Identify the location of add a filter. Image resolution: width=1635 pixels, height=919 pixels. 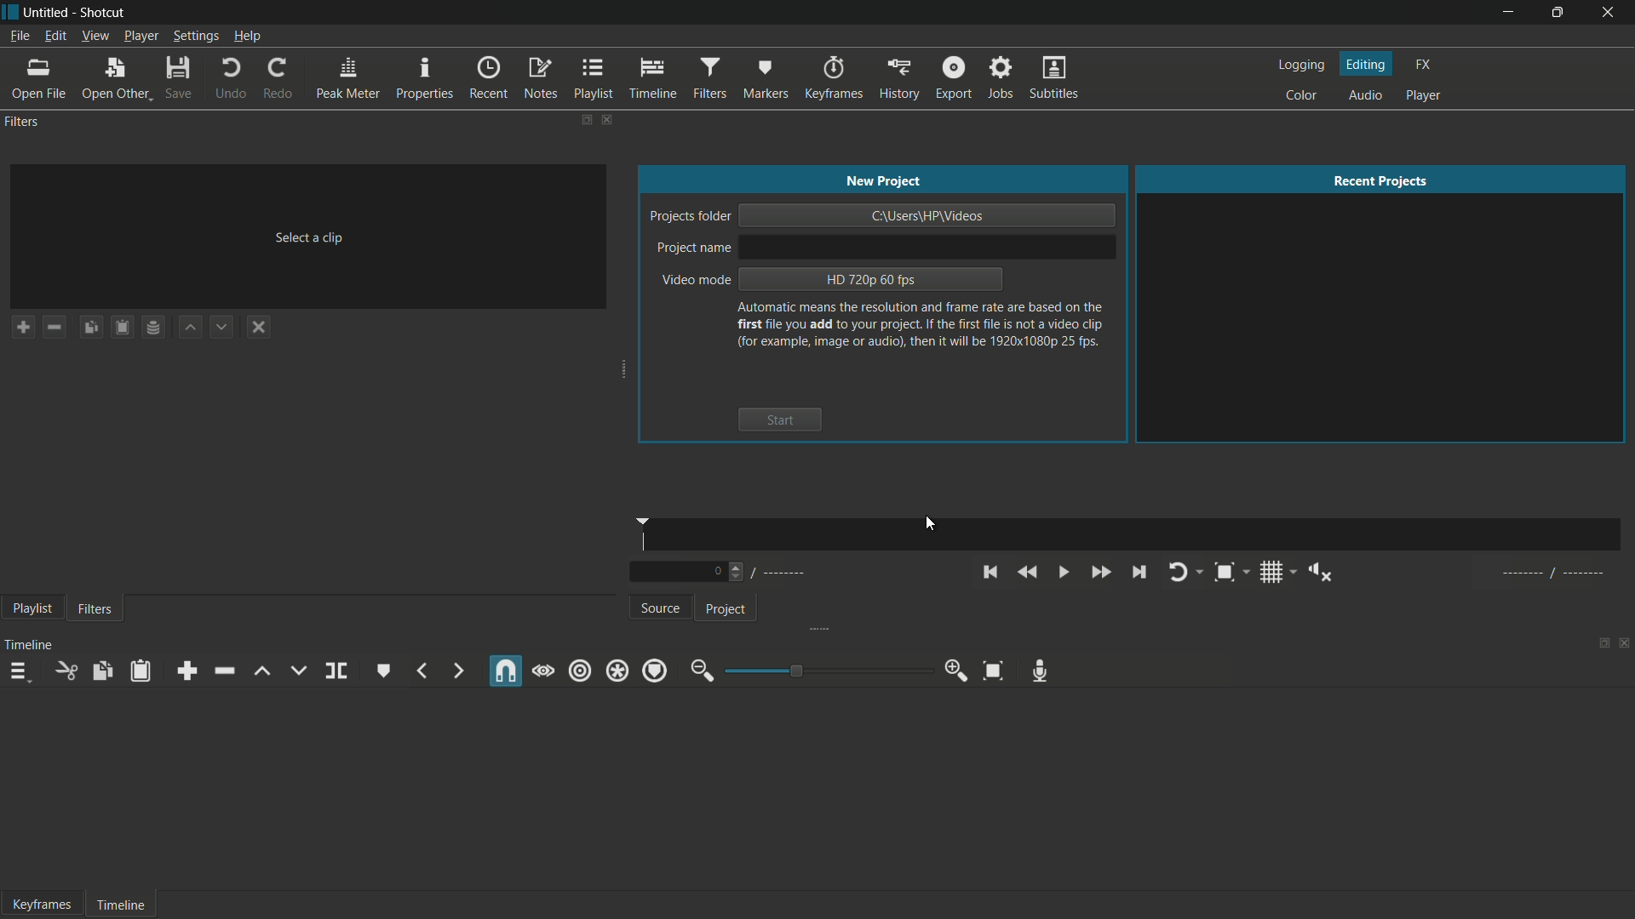
(23, 327).